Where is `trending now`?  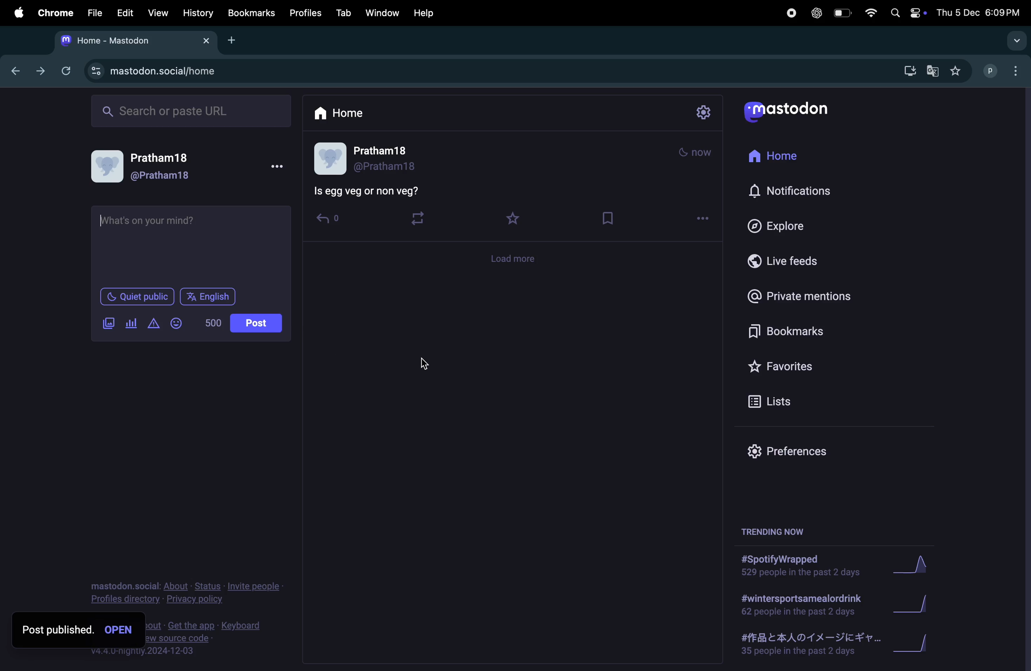
trending now is located at coordinates (777, 528).